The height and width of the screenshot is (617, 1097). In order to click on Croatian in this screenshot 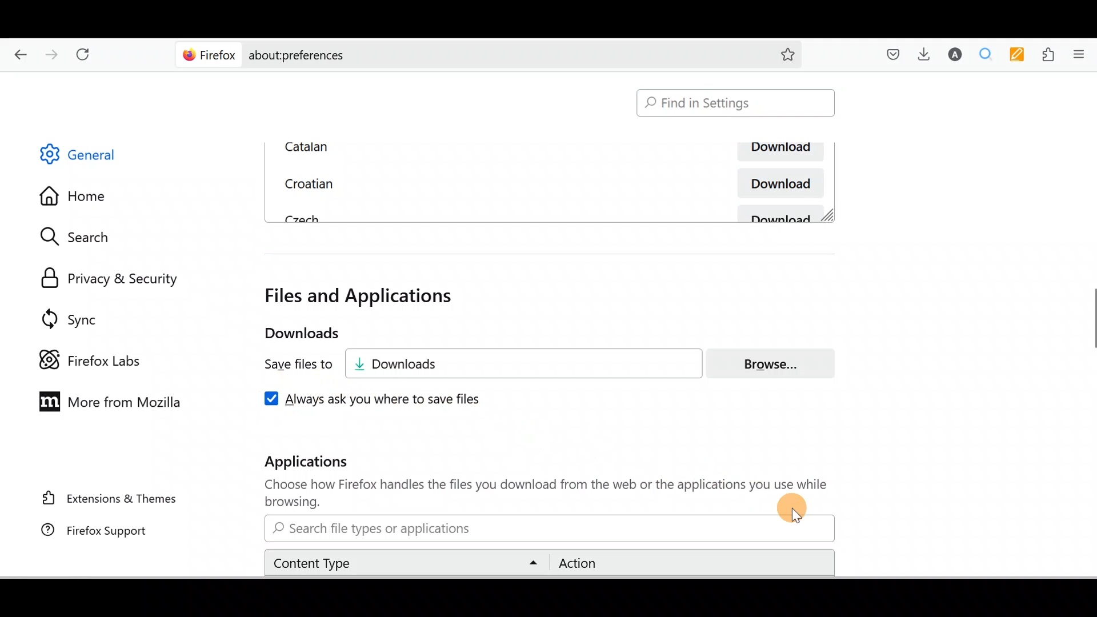, I will do `click(306, 182)`.